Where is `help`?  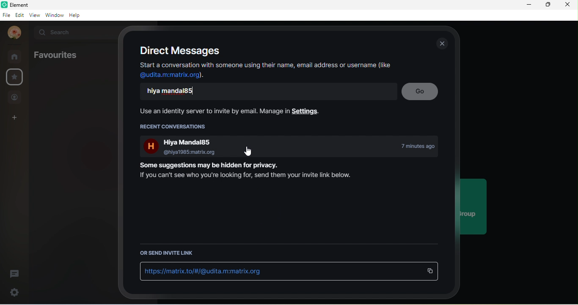
help is located at coordinates (77, 15).